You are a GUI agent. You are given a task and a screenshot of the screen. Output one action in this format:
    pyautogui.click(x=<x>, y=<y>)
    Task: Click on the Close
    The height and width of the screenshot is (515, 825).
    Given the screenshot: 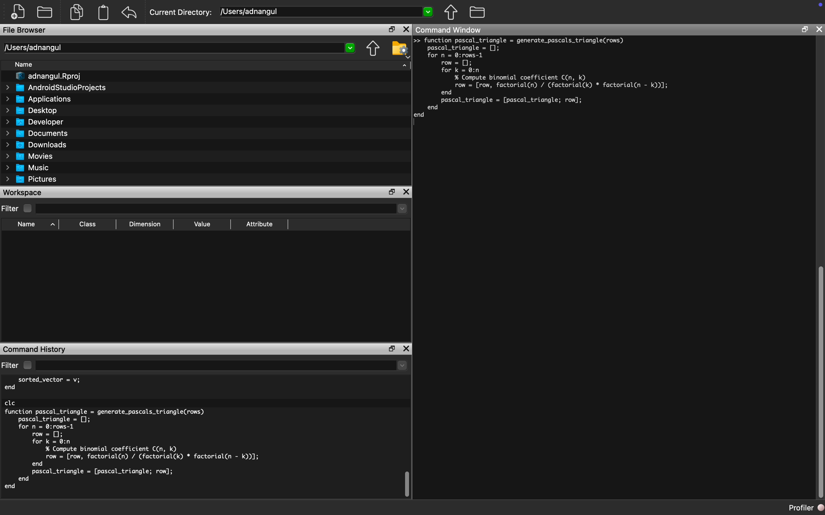 What is the action you would take?
    pyautogui.click(x=406, y=348)
    